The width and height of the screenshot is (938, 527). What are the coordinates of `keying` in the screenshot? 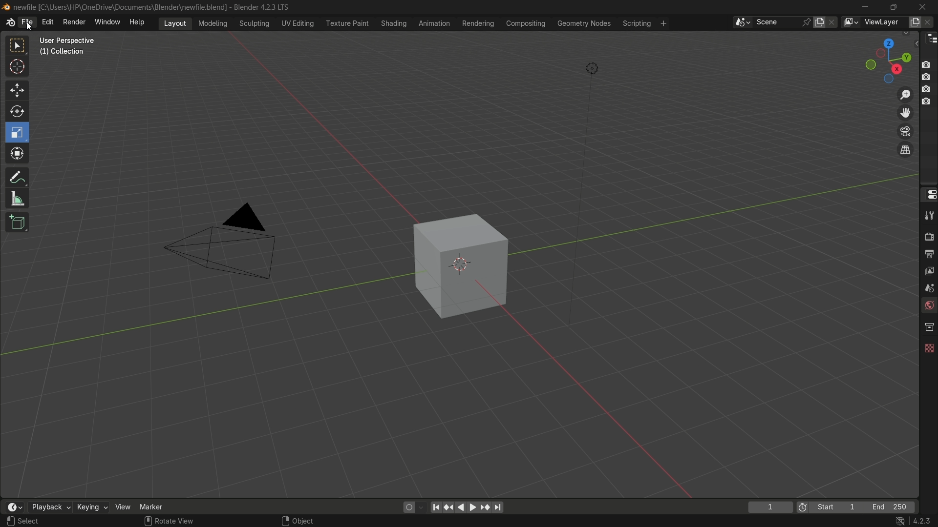 It's located at (91, 508).